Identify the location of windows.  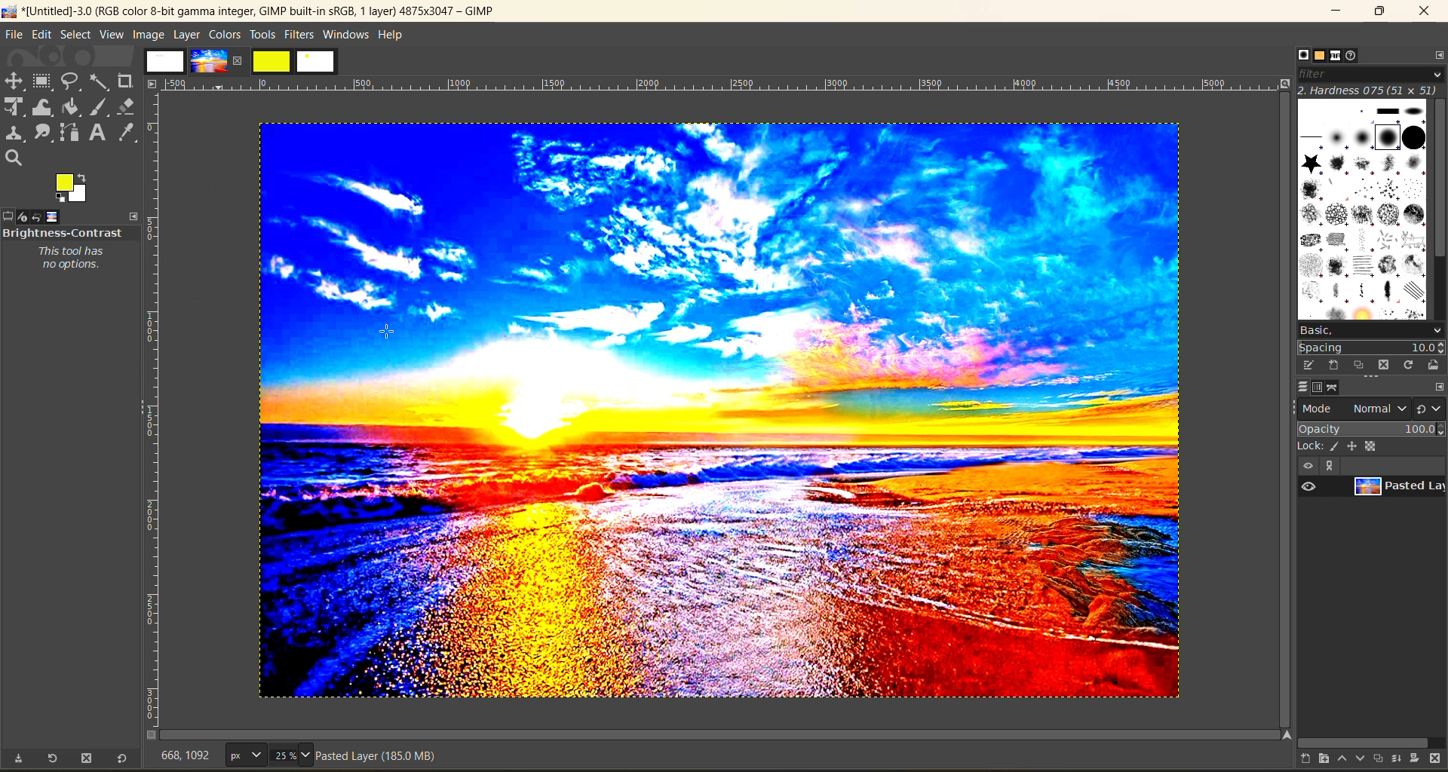
(347, 35).